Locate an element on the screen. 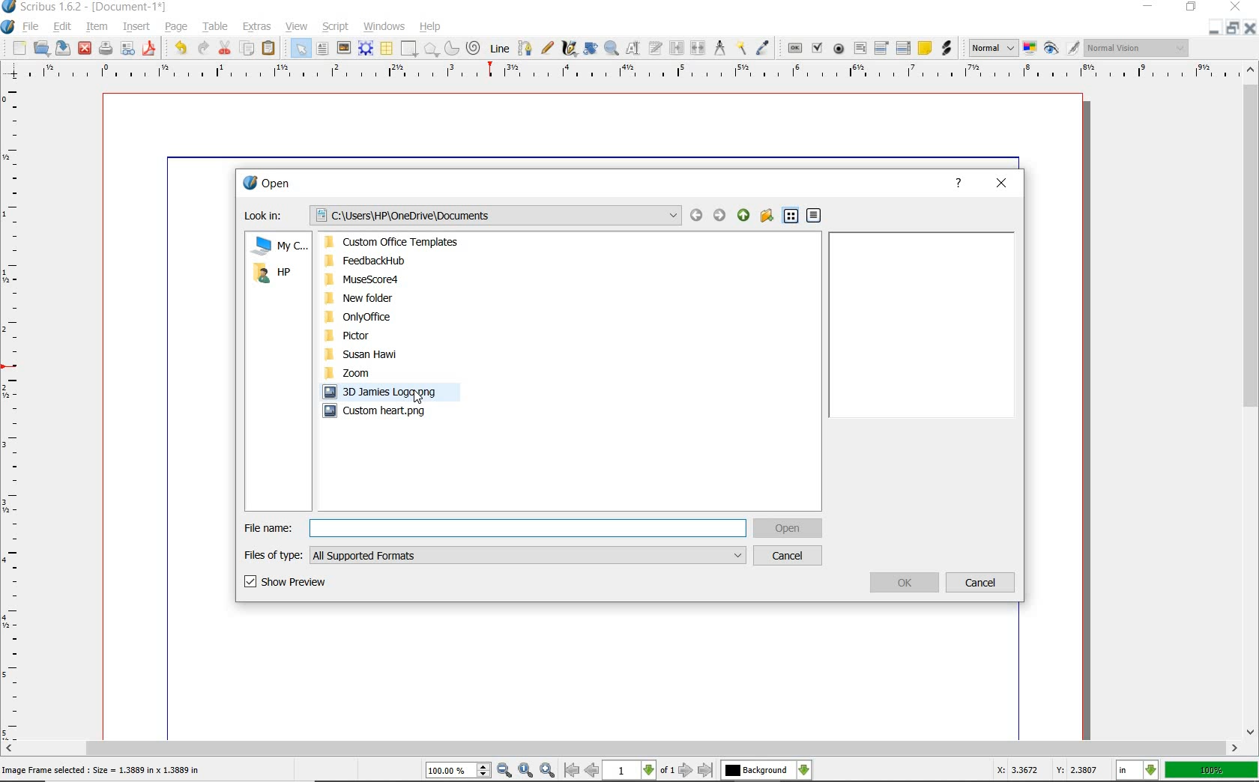 This screenshot has width=1259, height=782. save as pdf is located at coordinates (150, 48).